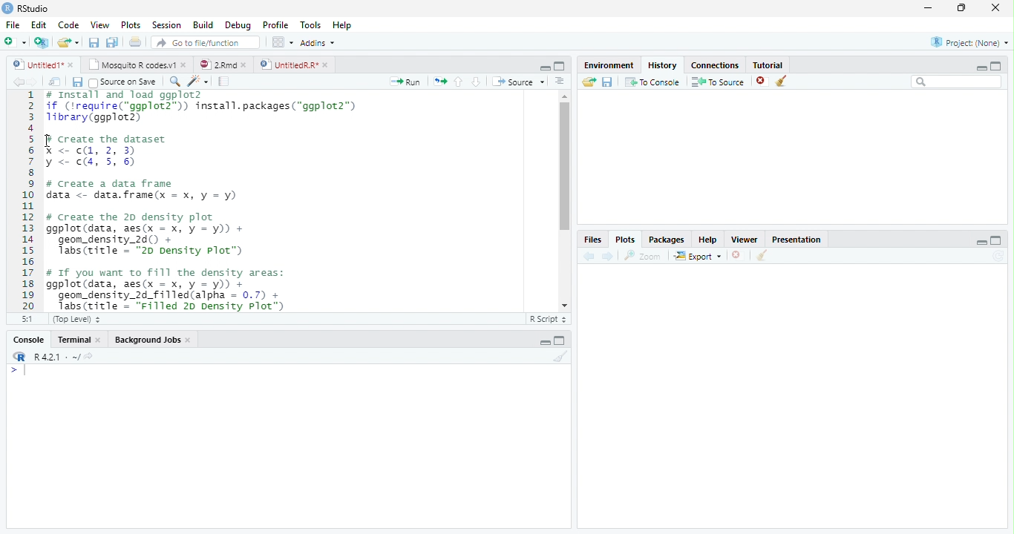  Describe the element at coordinates (476, 82) in the screenshot. I see `down` at that location.